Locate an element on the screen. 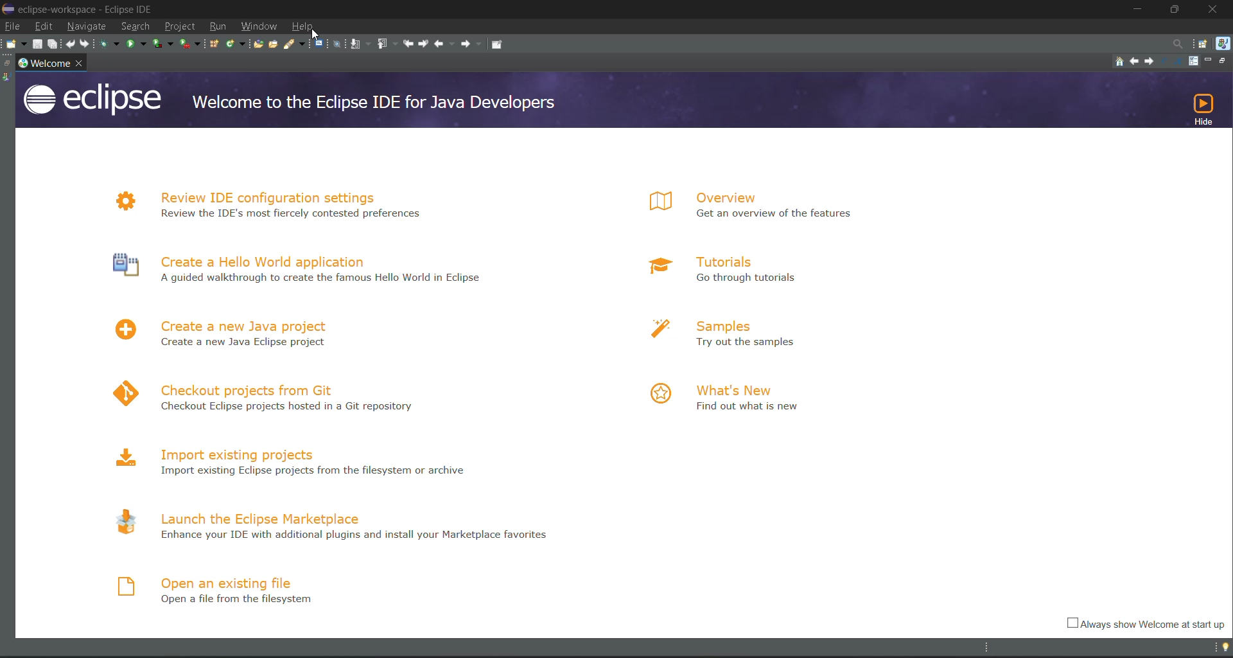 Image resolution: width=1233 pixels, height=658 pixels. previous topic is located at coordinates (1135, 61).